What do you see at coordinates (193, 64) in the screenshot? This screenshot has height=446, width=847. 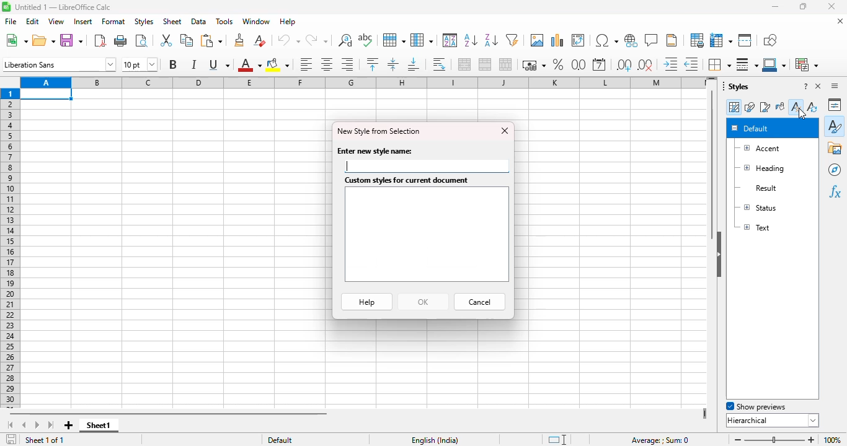 I see `italic` at bounding box center [193, 64].